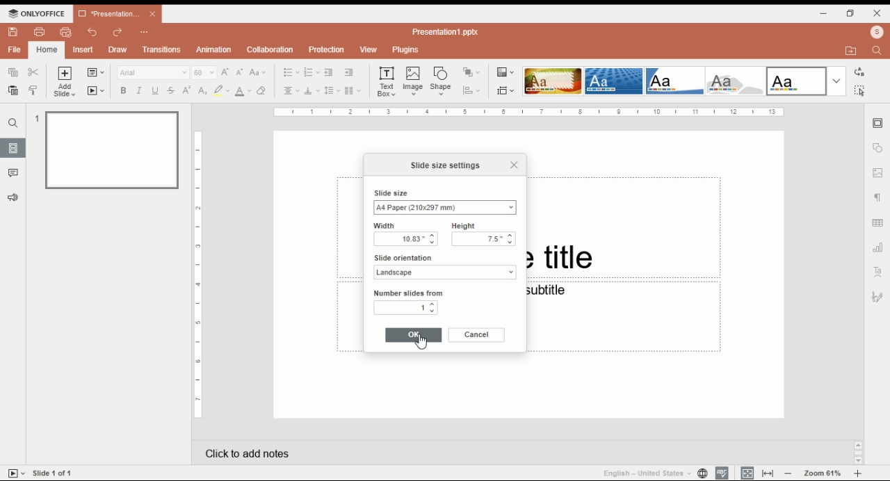 This screenshot has width=890, height=481. I want to click on ONLYOFFICE, so click(37, 13).